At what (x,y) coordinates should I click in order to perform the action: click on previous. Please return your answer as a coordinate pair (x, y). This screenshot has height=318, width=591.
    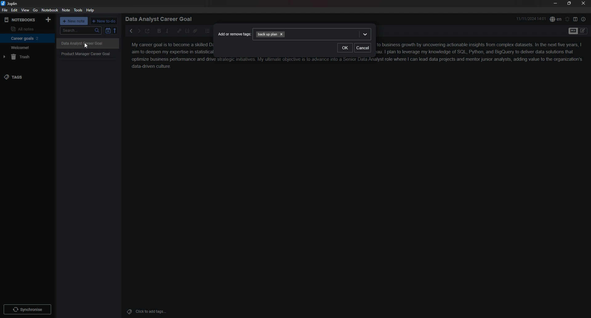
    Looking at the image, I should click on (131, 31).